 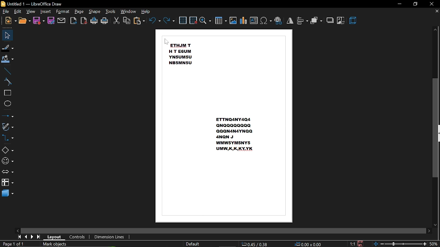 What do you see at coordinates (362, 244) in the screenshot?
I see `Save` at bounding box center [362, 244].